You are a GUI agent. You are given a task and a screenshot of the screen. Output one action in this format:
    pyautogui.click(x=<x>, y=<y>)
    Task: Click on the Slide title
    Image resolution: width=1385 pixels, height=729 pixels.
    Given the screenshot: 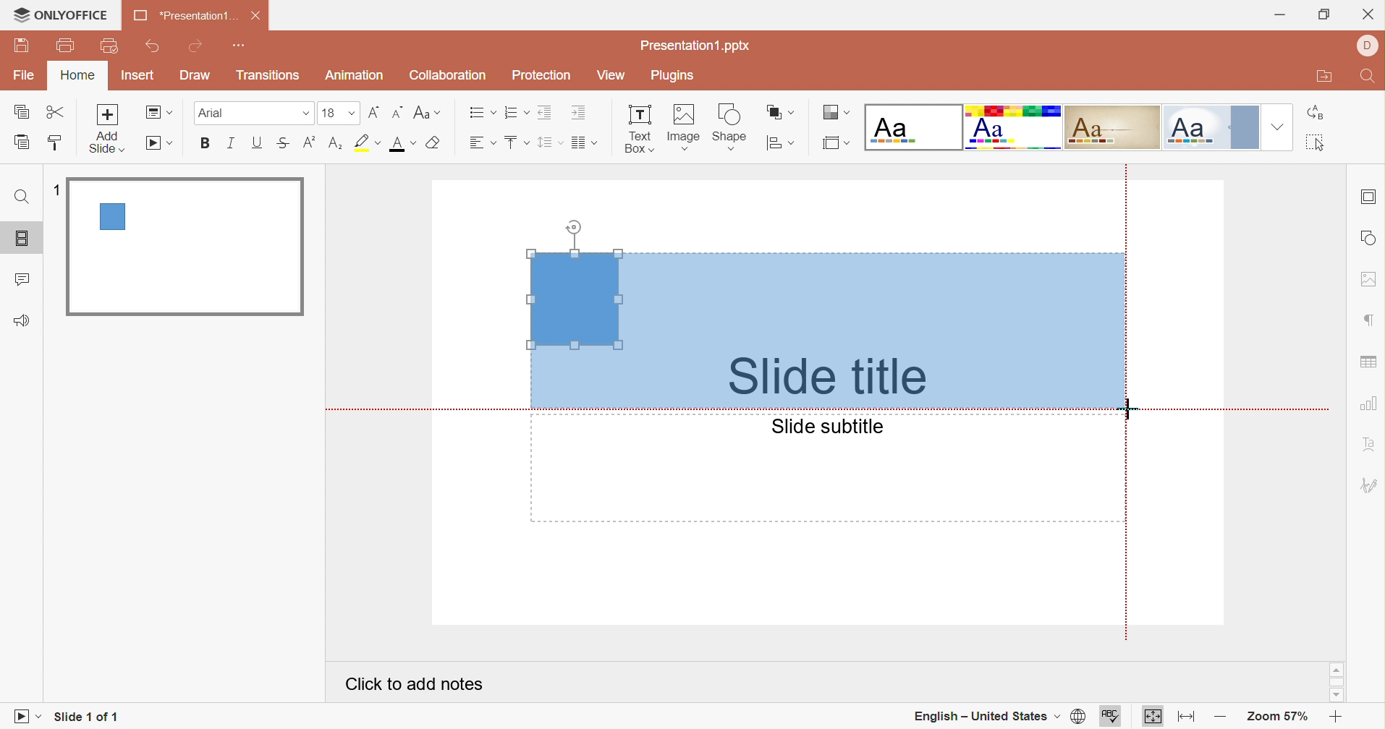 What is the action you would take?
    pyautogui.click(x=821, y=376)
    